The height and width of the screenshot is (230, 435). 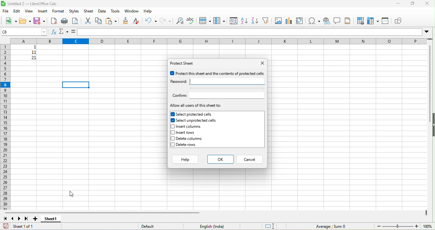 I want to click on format, so click(x=59, y=11).